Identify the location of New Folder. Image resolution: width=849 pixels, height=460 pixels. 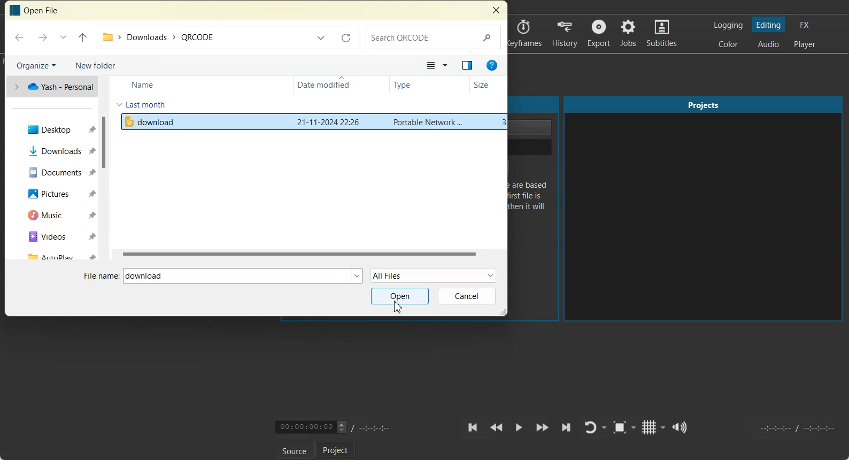
(96, 65).